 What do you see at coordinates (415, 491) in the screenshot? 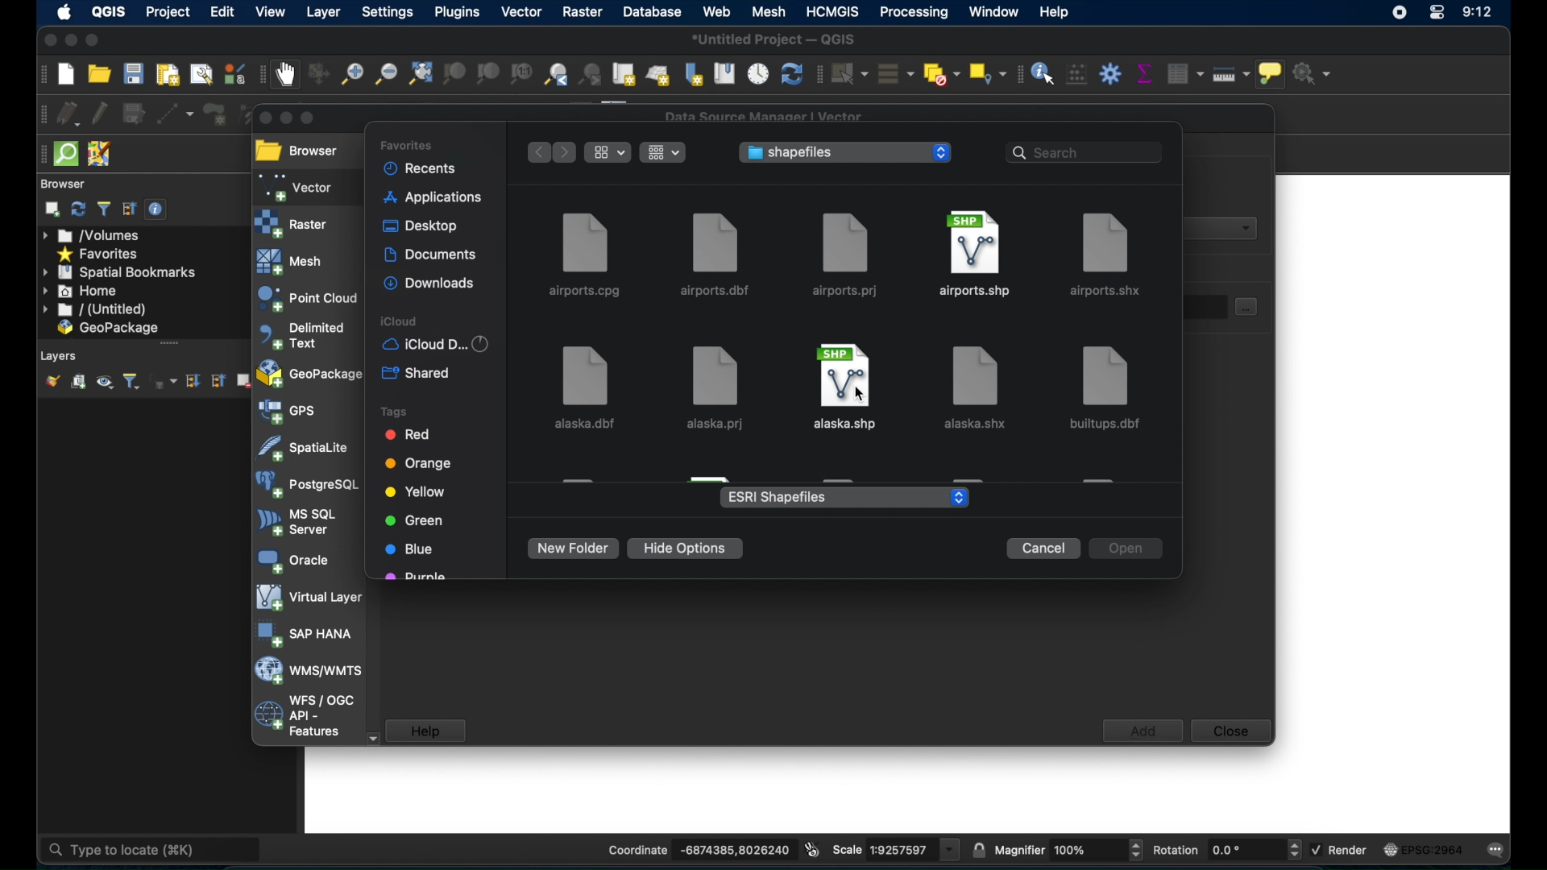
I see `yellow` at bounding box center [415, 491].